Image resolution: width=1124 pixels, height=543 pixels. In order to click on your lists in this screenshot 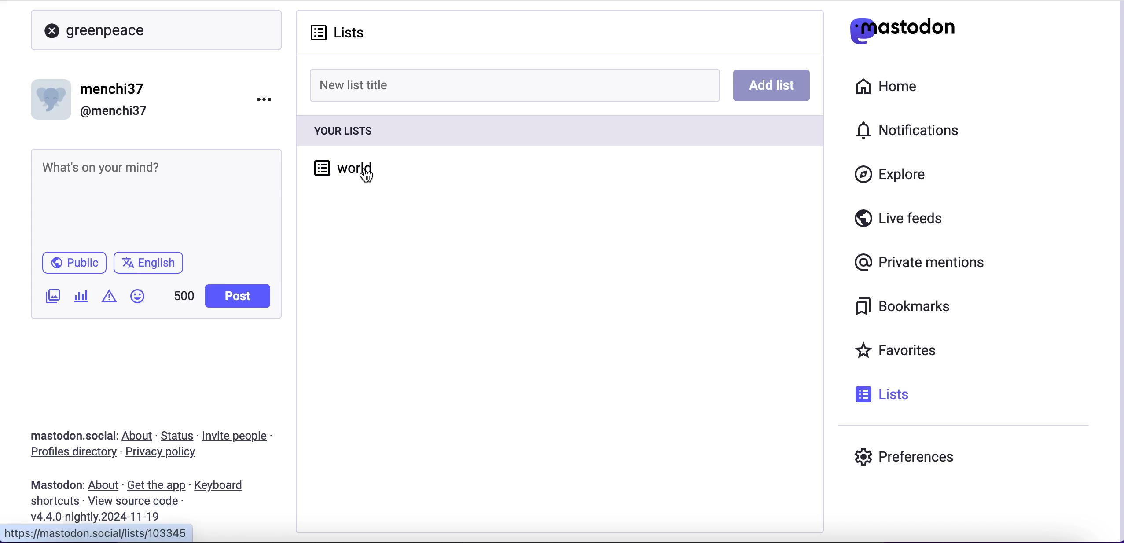, I will do `click(558, 130)`.